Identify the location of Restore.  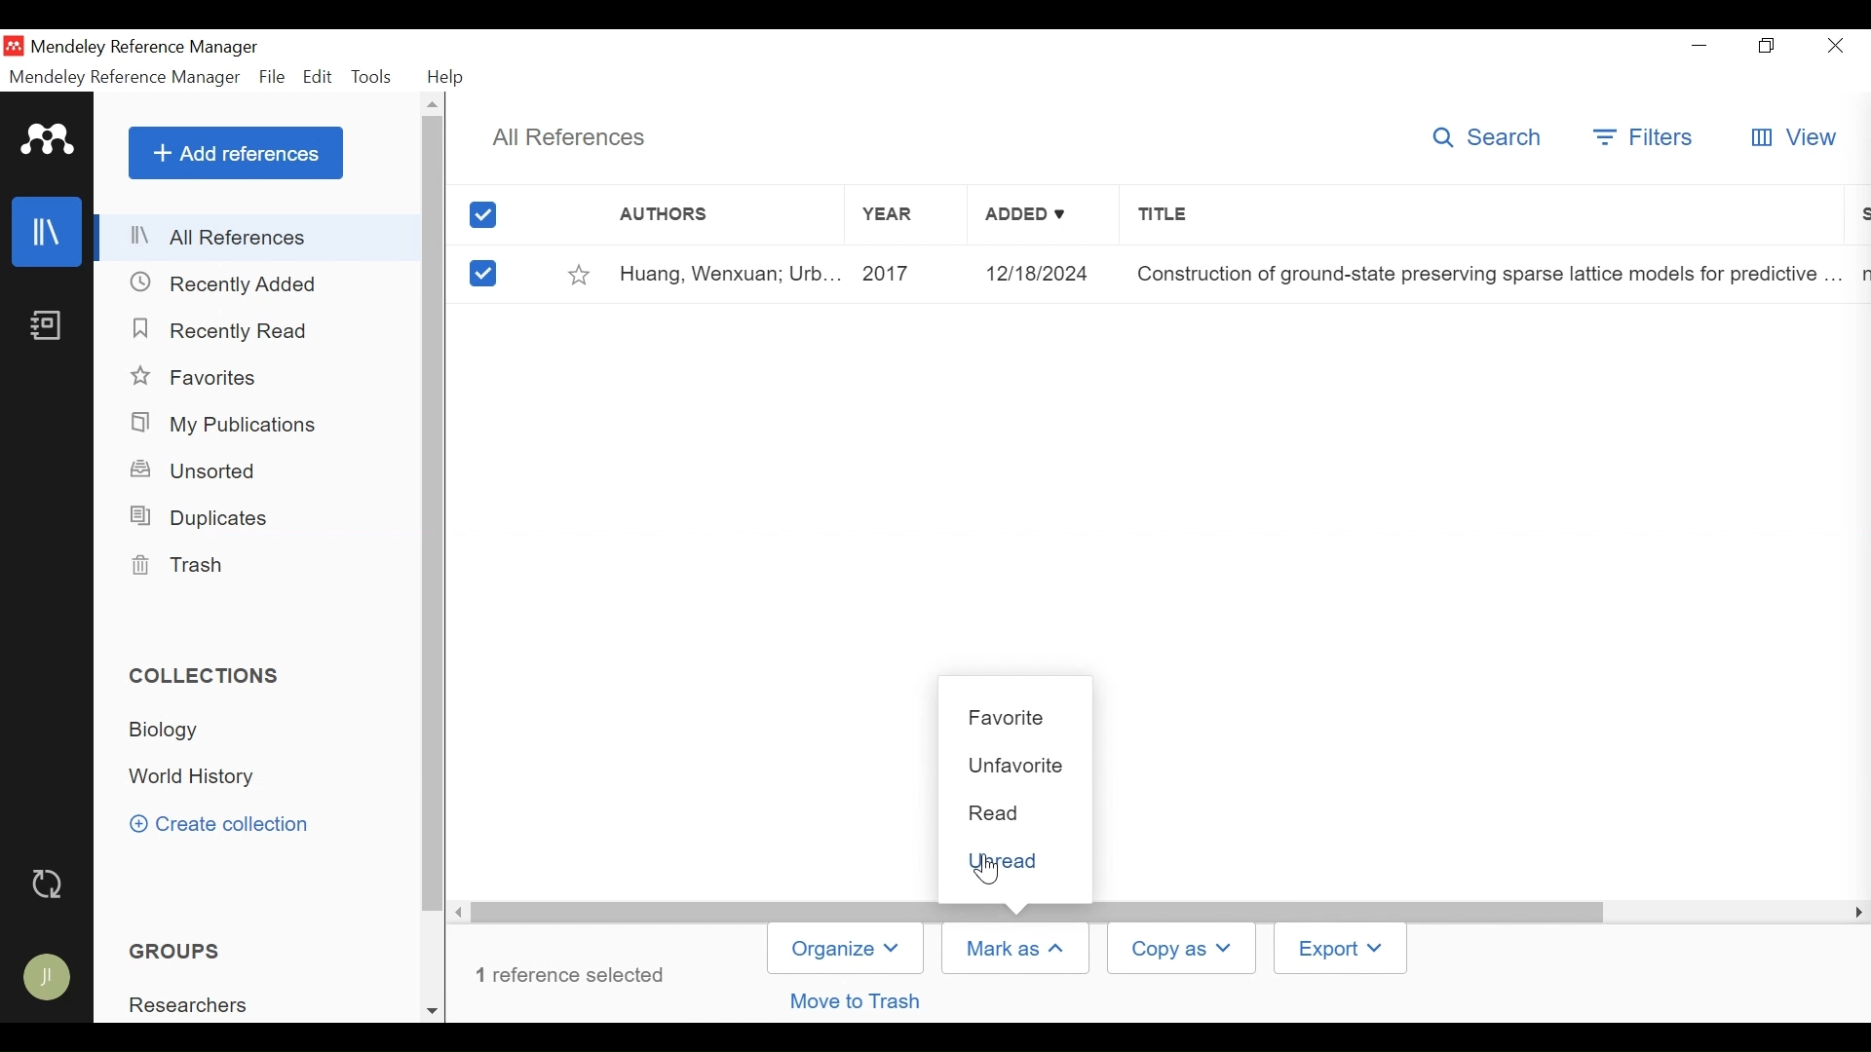
(1768, 44).